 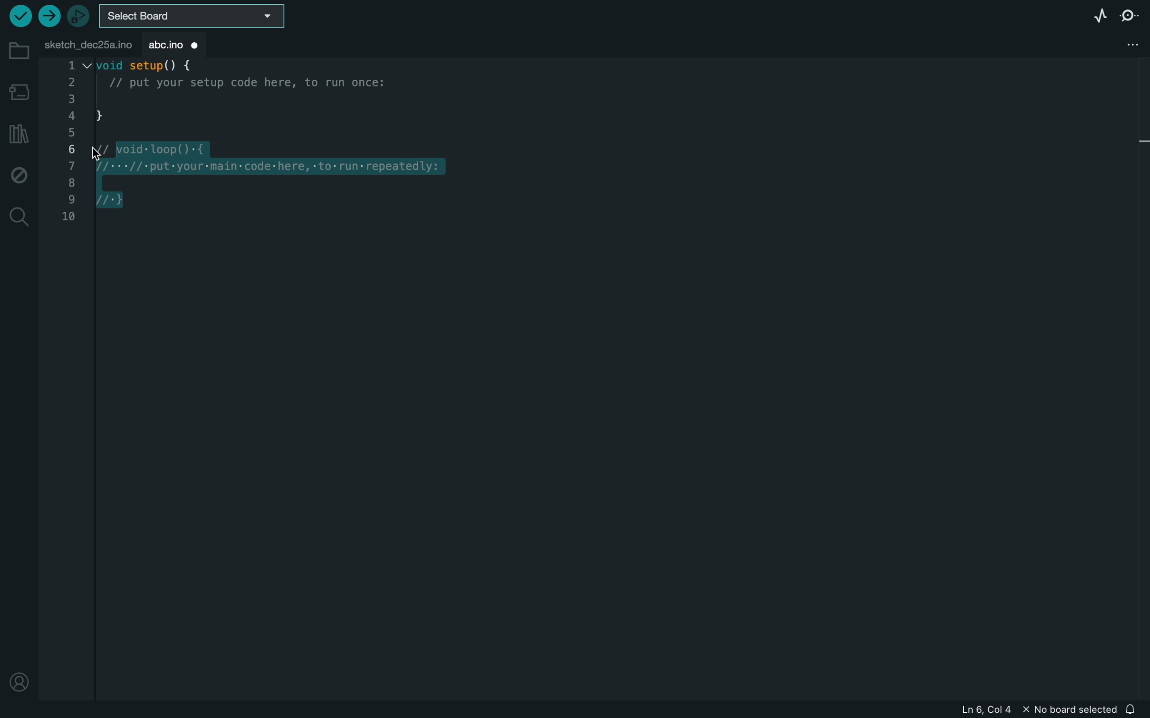 I want to click on code, so click(x=294, y=143).